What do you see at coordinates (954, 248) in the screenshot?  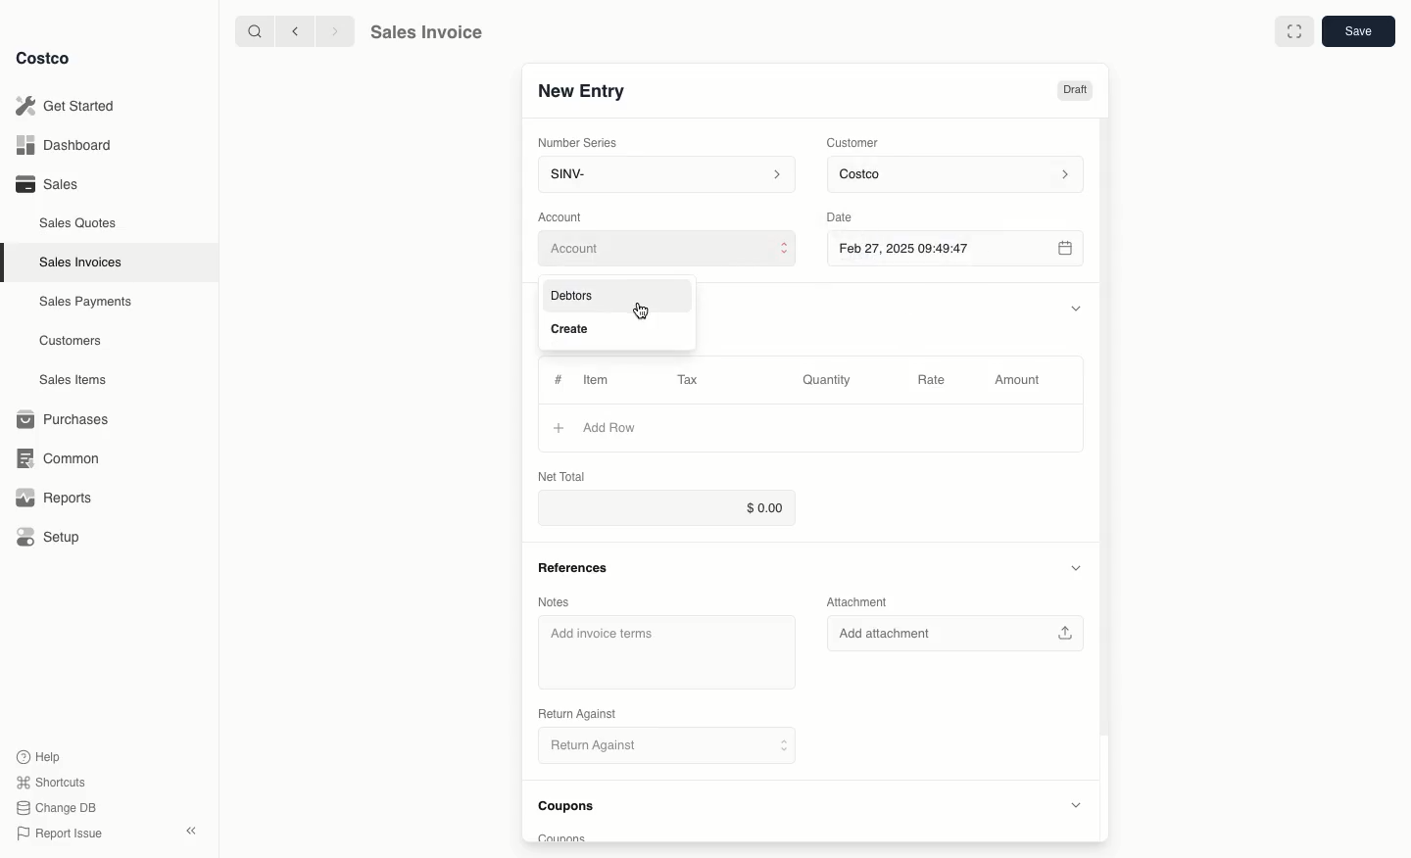 I see `Feb 27, 2025 09:49:47` at bounding box center [954, 248].